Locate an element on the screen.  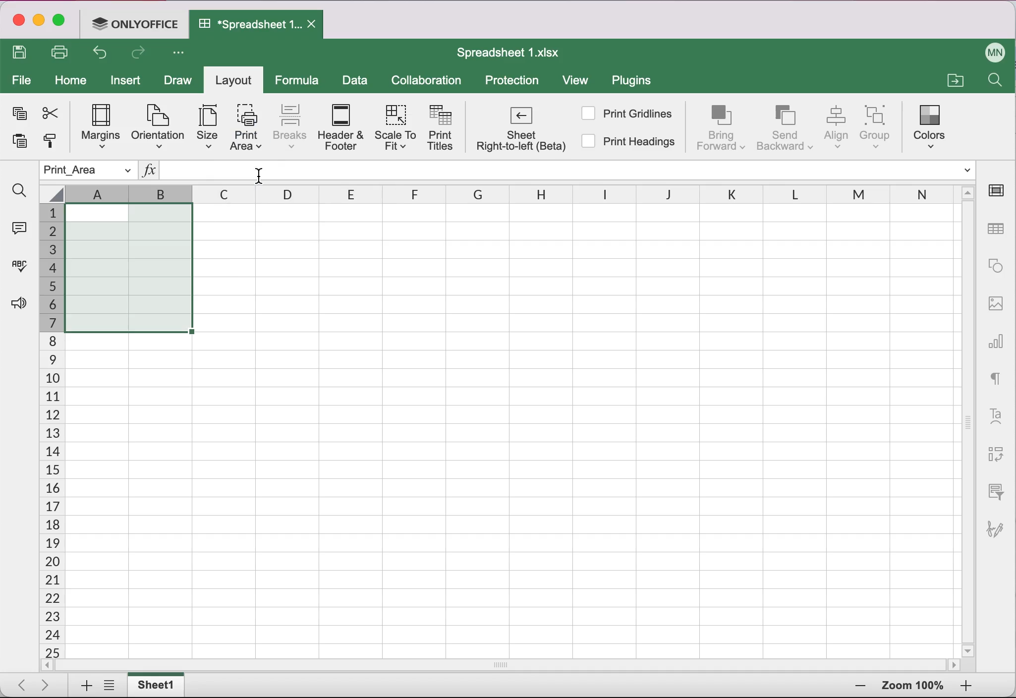
save is located at coordinates (22, 54).